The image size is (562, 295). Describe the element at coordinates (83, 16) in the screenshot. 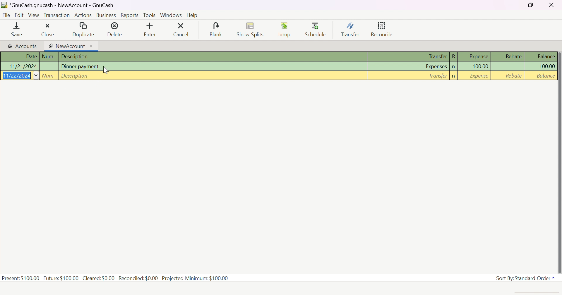

I see `Actions` at that location.